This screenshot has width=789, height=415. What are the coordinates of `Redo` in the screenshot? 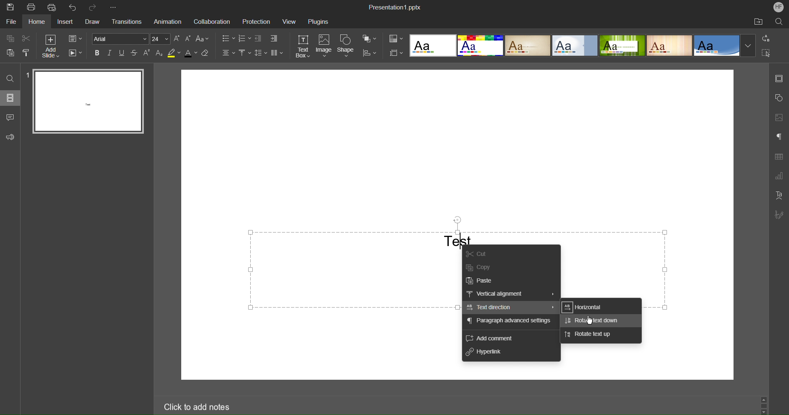 It's located at (95, 7).